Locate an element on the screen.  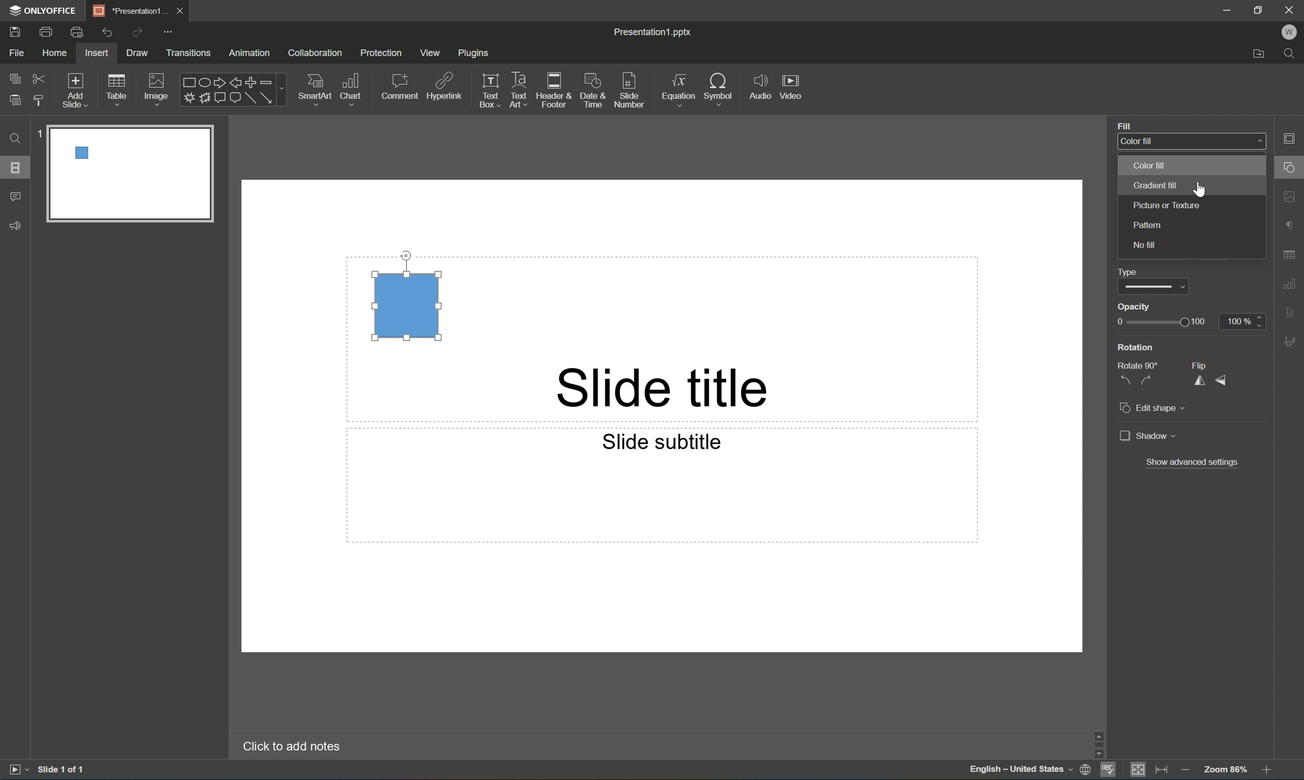
English-United States is located at coordinates (1019, 771).